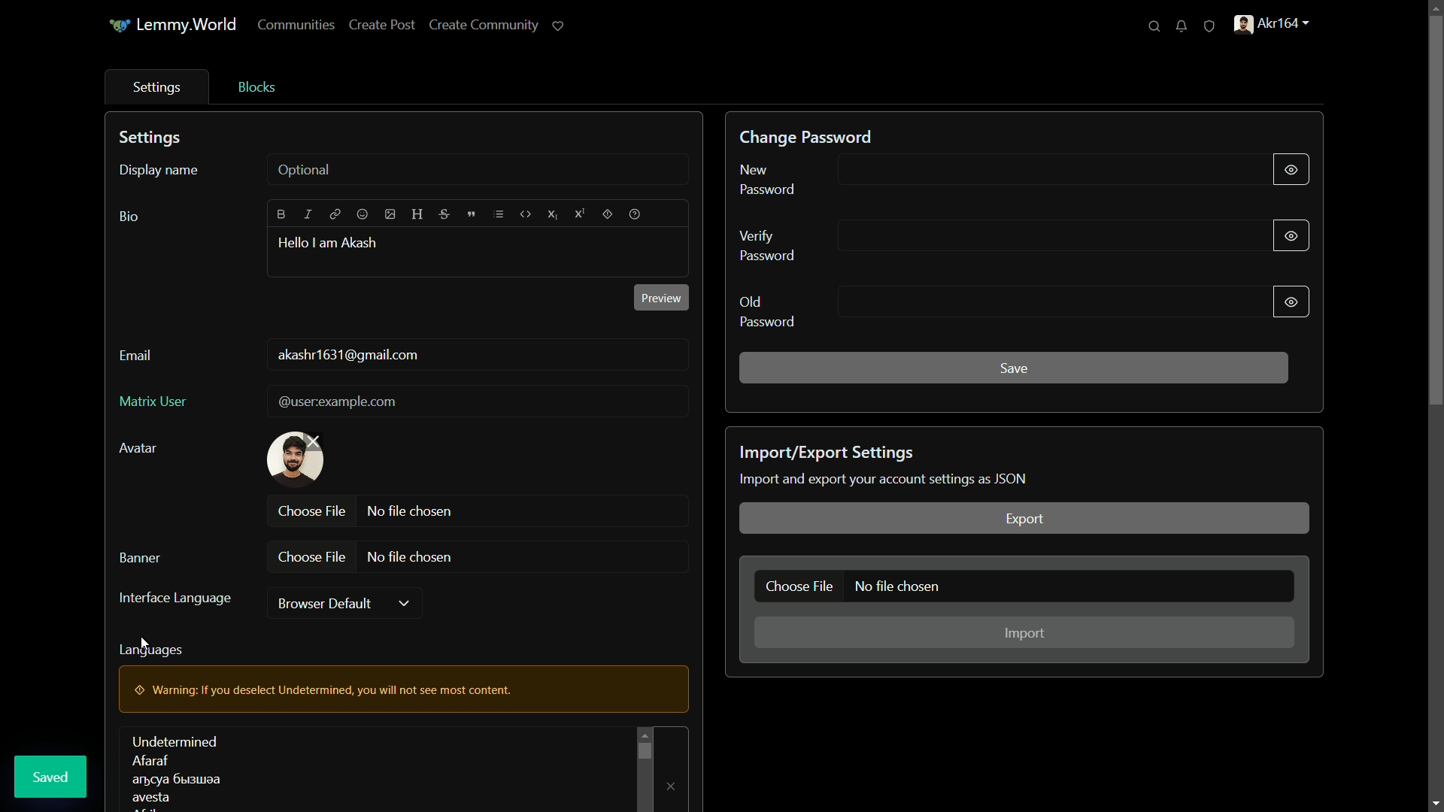 The width and height of the screenshot is (1444, 812). Describe the element at coordinates (159, 171) in the screenshot. I see `display name` at that location.